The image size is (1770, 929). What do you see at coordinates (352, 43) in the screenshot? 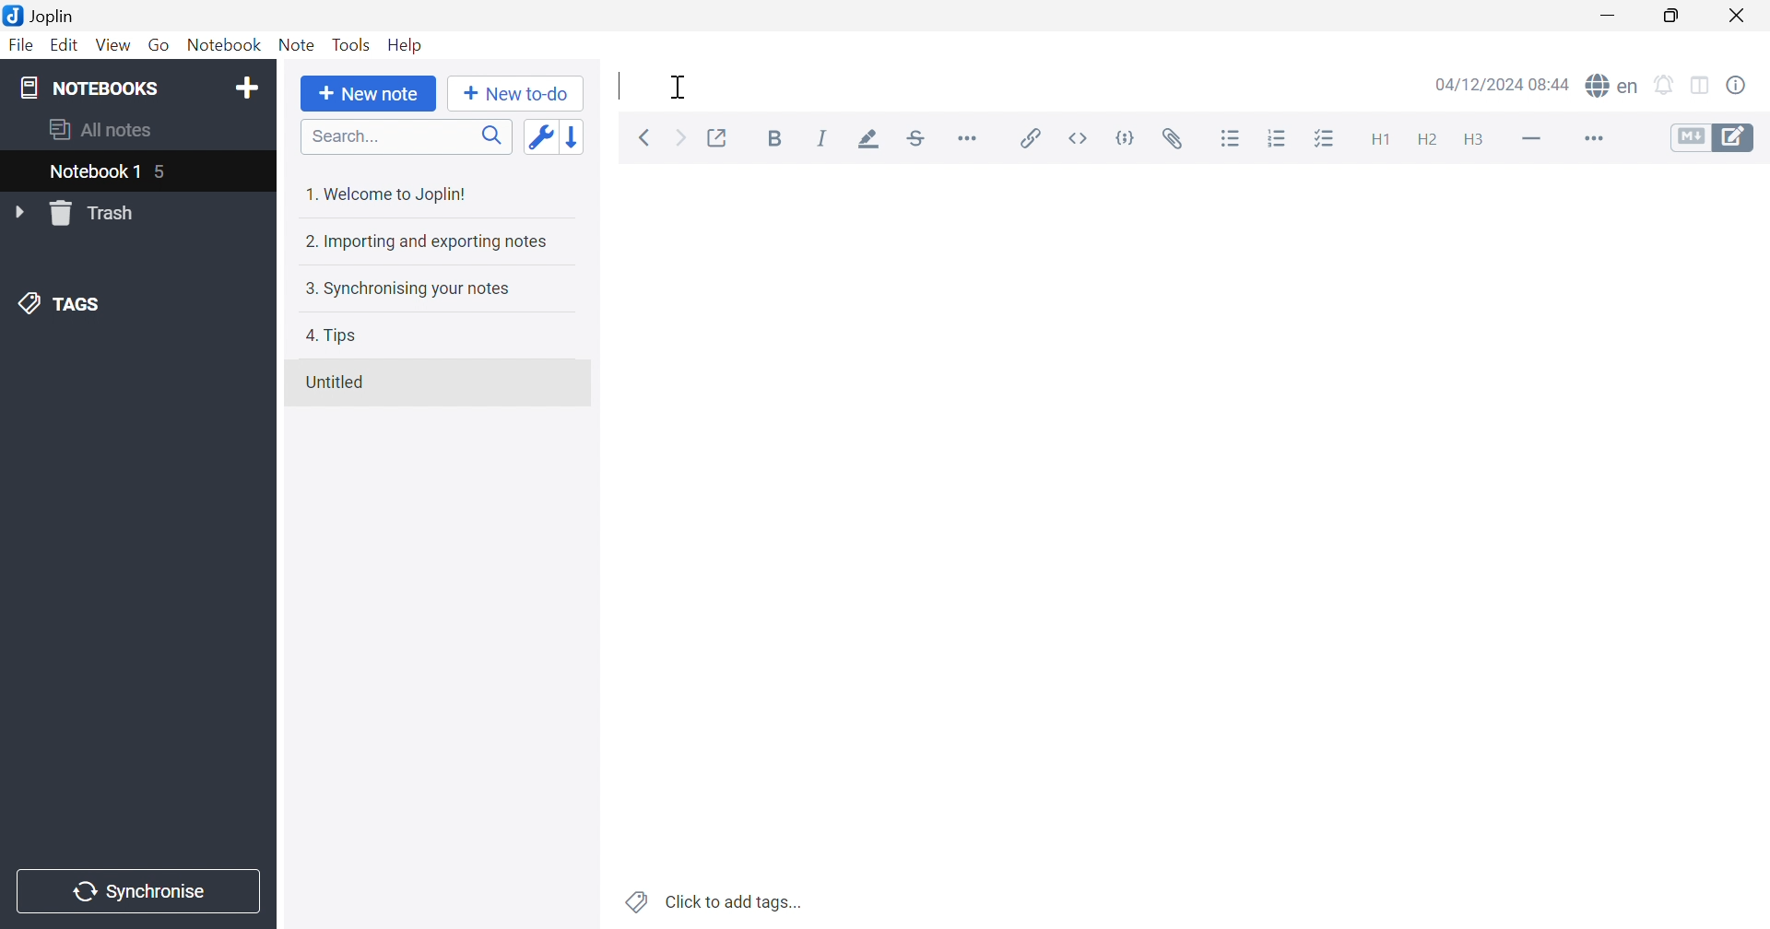
I see `Tools` at bounding box center [352, 43].